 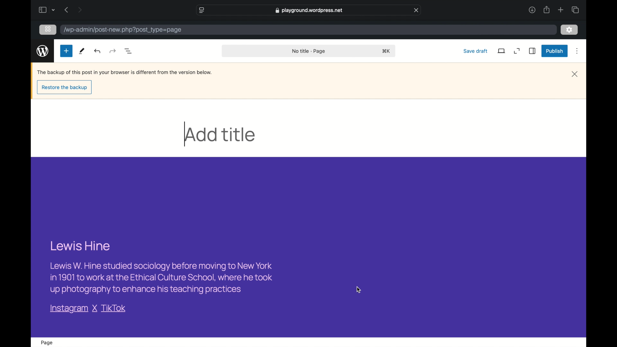 I want to click on playground.wordpress.net, so click(x=309, y=10).